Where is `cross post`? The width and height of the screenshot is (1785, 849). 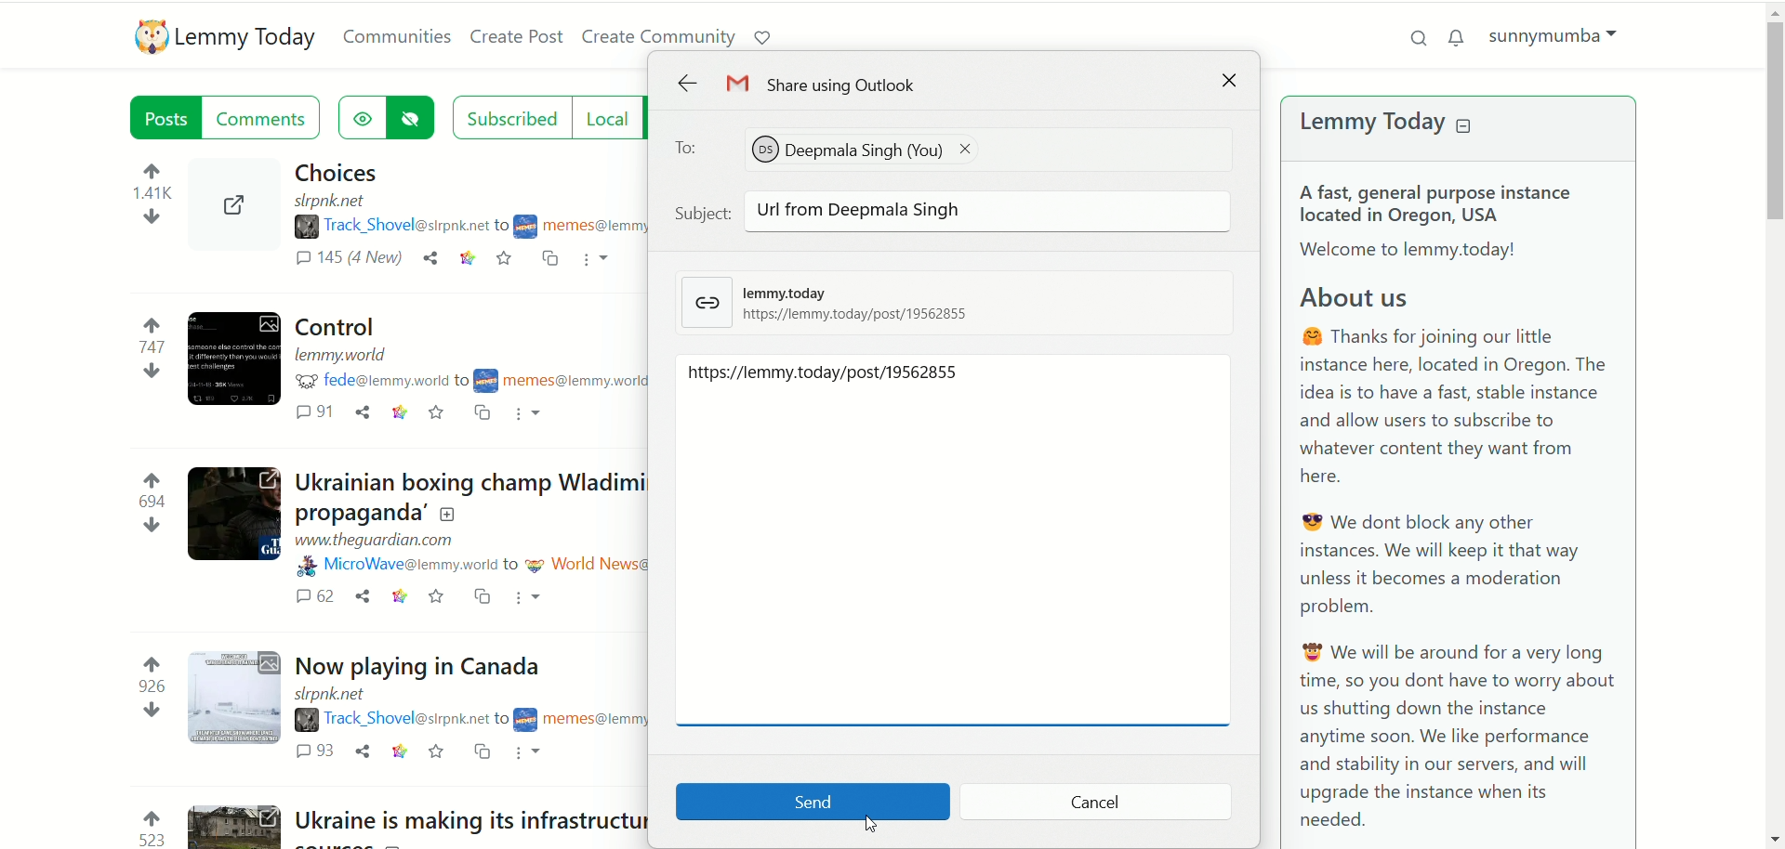
cross post is located at coordinates (479, 752).